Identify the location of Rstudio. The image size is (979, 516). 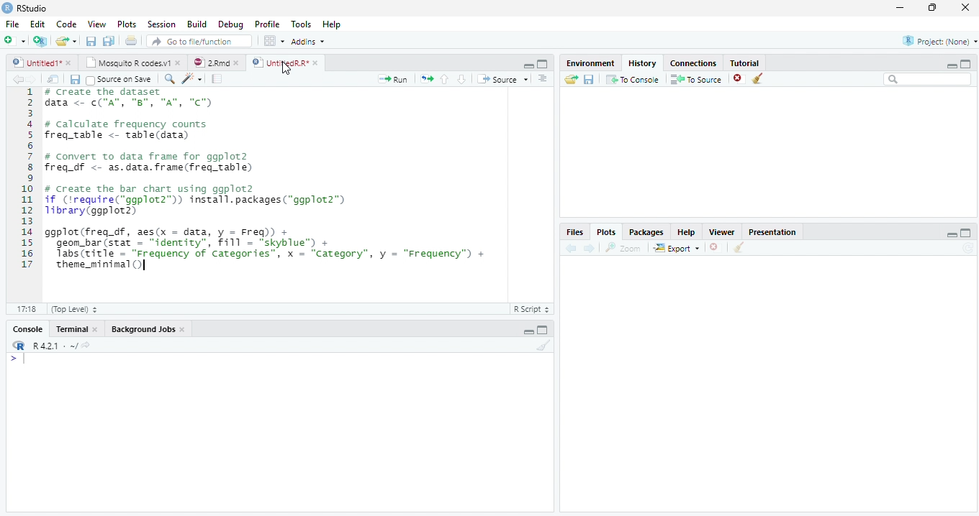
(24, 7).